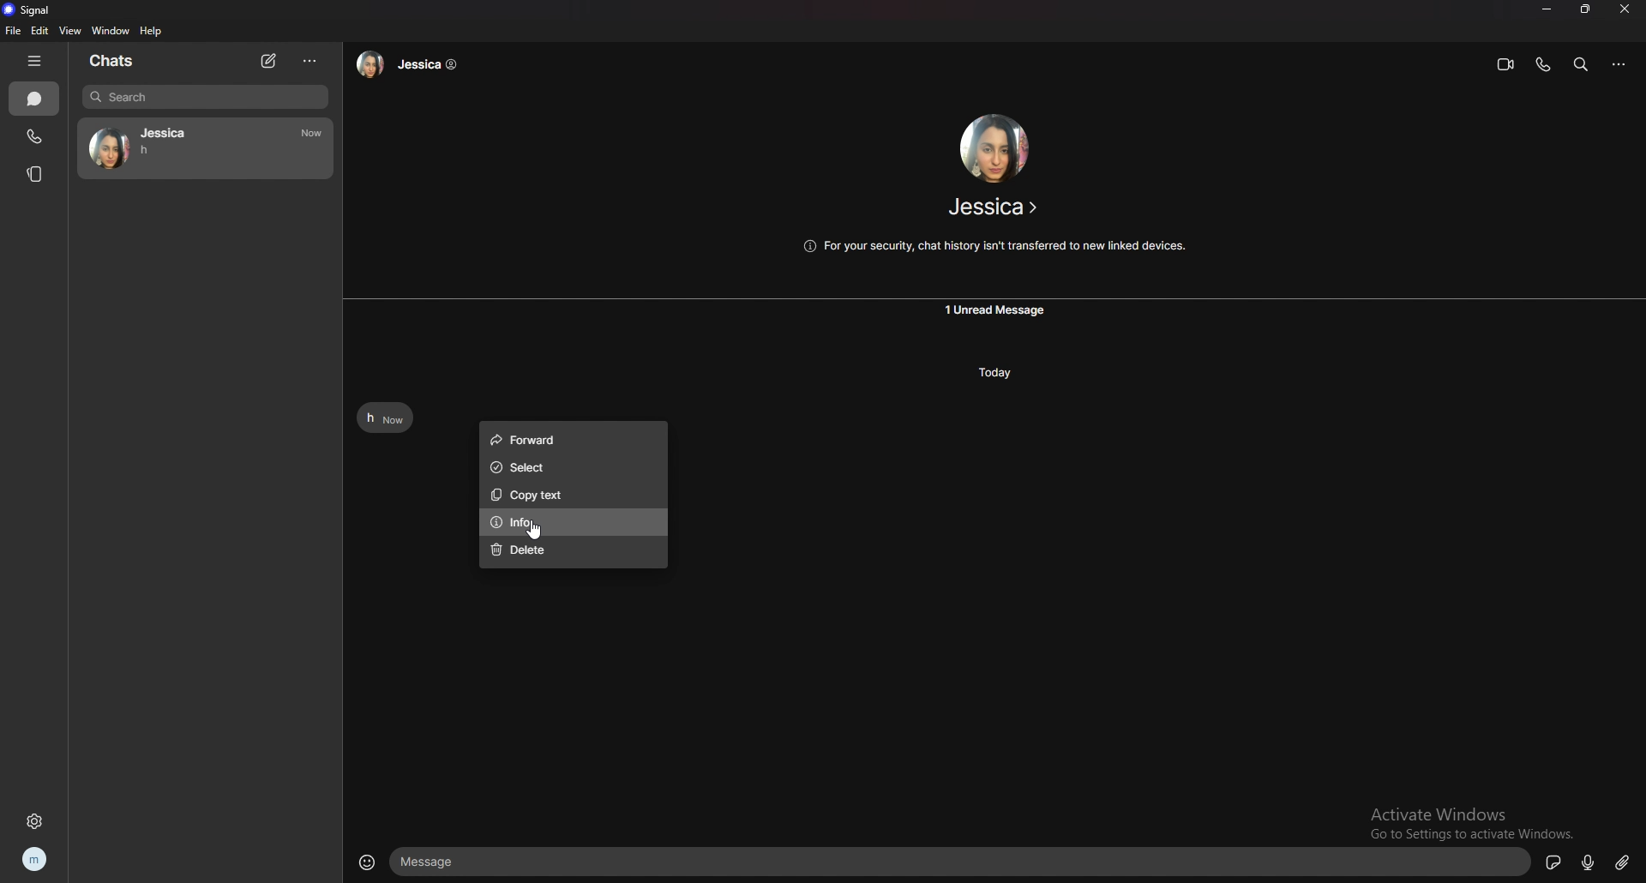 This screenshot has height=883, width=1646. I want to click on settings, so click(33, 821).